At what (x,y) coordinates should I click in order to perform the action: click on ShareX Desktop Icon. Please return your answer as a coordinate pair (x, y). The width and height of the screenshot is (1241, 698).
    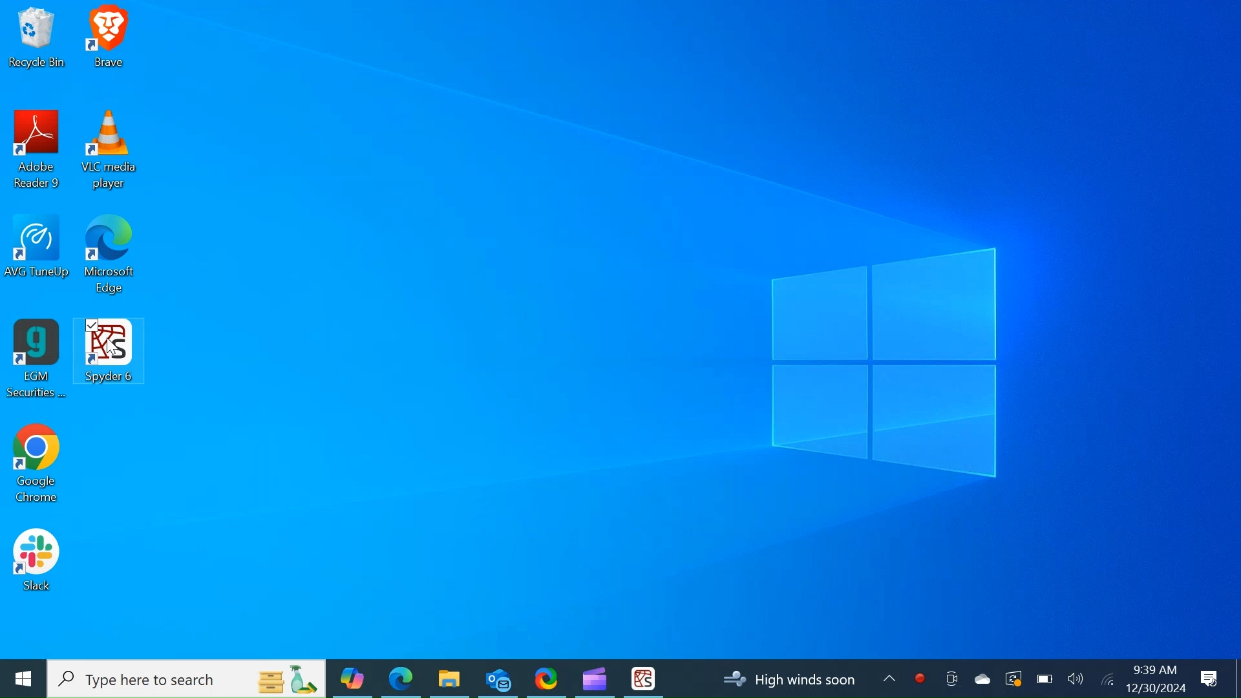
    Looking at the image, I should click on (546, 677).